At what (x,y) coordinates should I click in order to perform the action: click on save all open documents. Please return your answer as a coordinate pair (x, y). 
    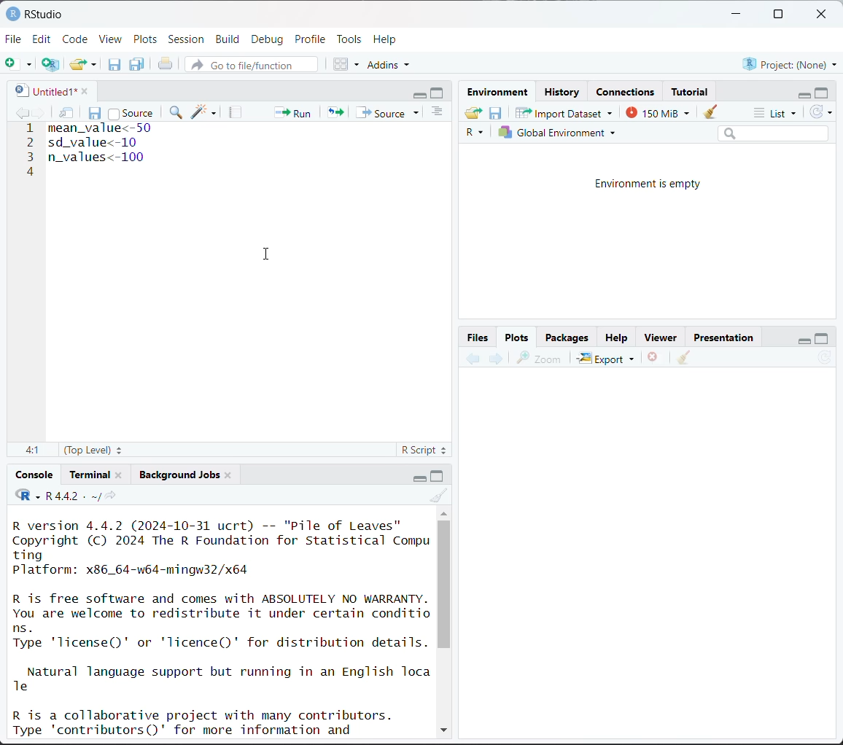
    Looking at the image, I should click on (138, 64).